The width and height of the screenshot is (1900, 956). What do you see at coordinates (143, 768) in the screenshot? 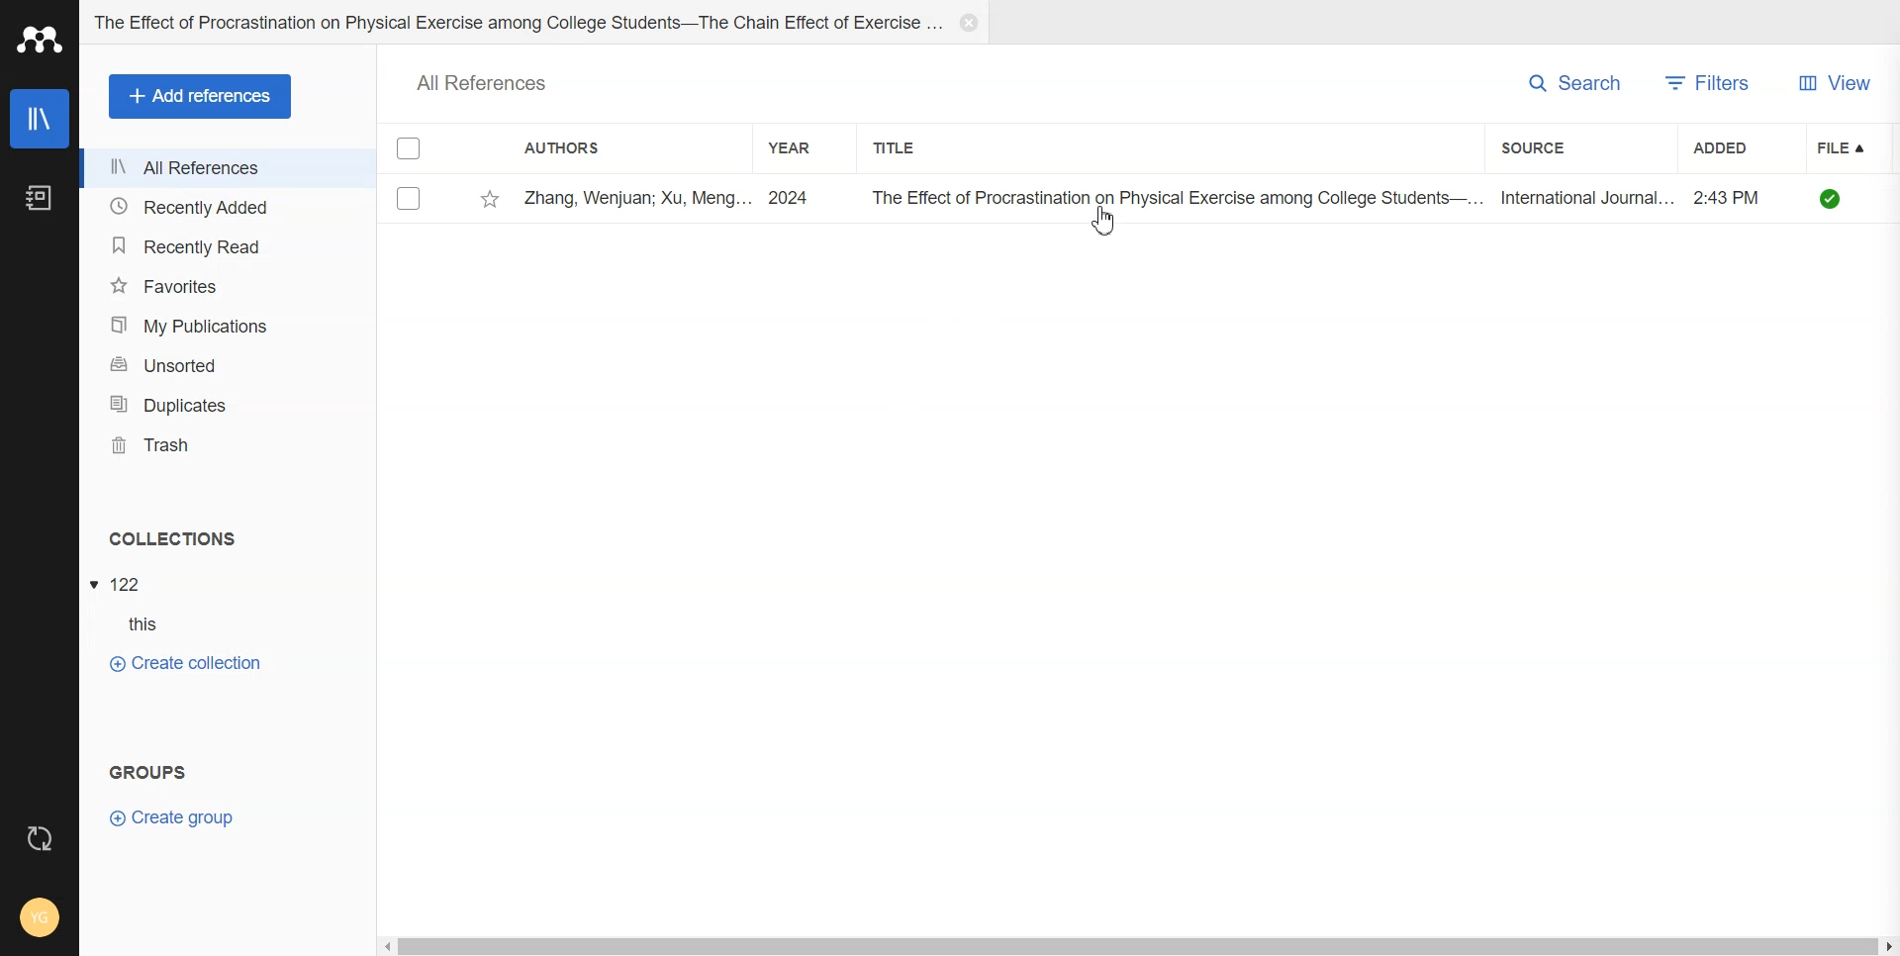
I see `Text` at bounding box center [143, 768].